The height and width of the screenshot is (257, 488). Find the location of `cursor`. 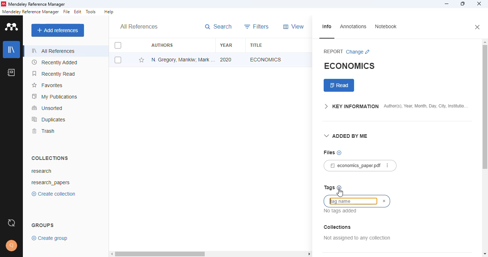

cursor is located at coordinates (339, 192).